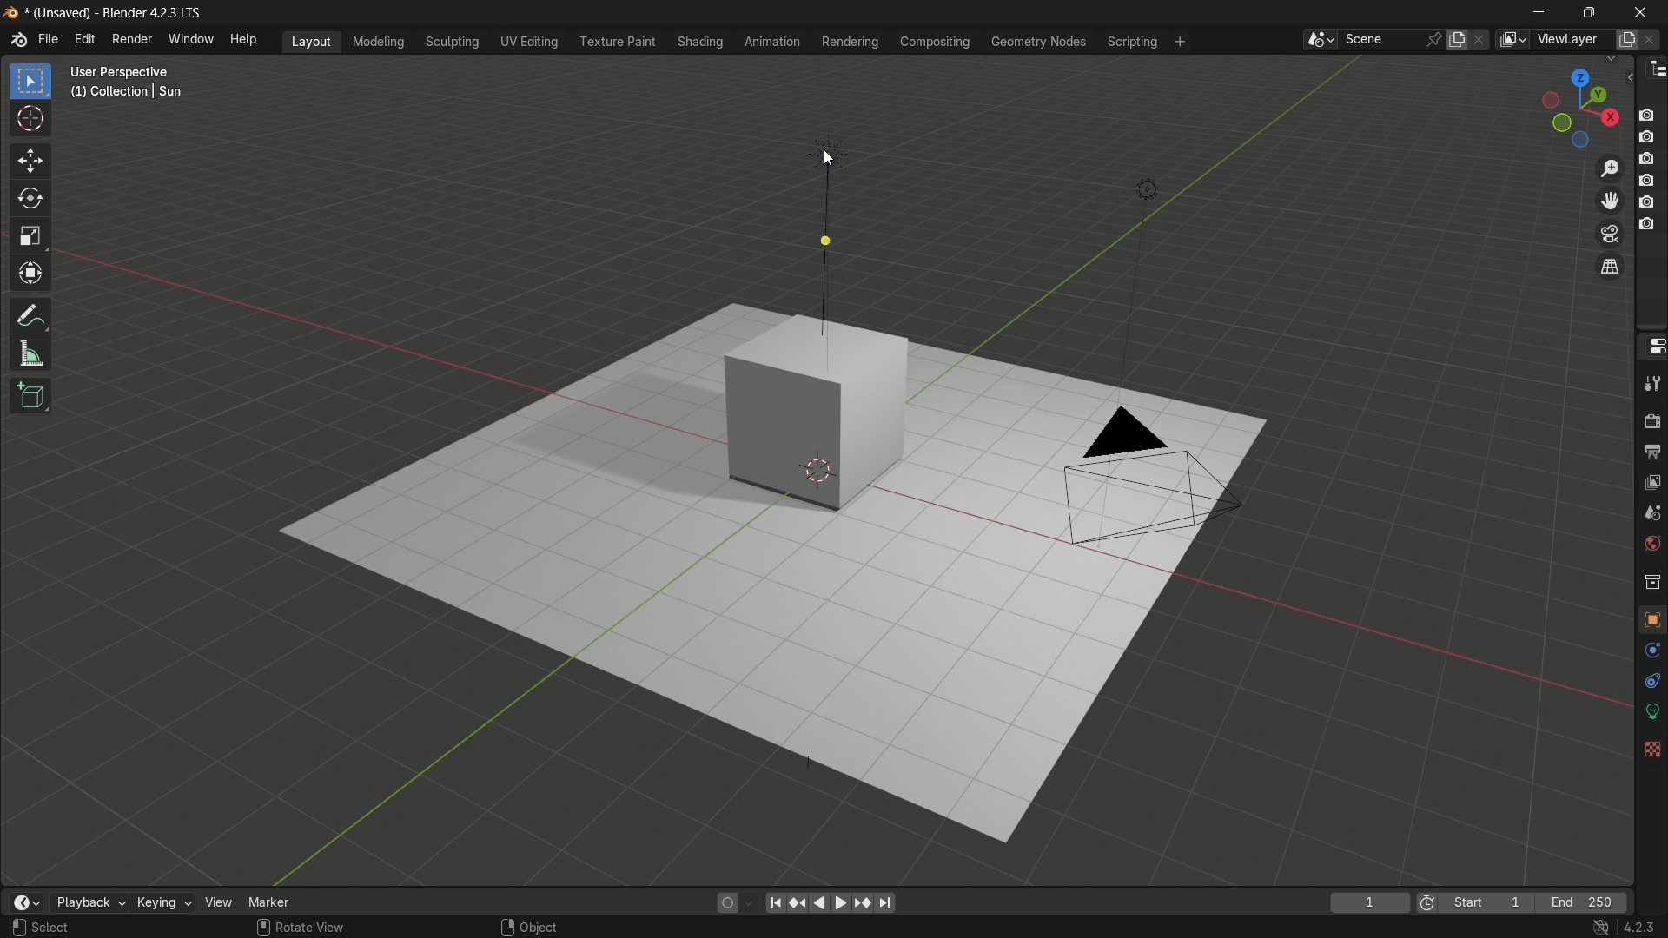 Image resolution: width=1668 pixels, height=938 pixels. I want to click on layer 6, so click(1646, 225).